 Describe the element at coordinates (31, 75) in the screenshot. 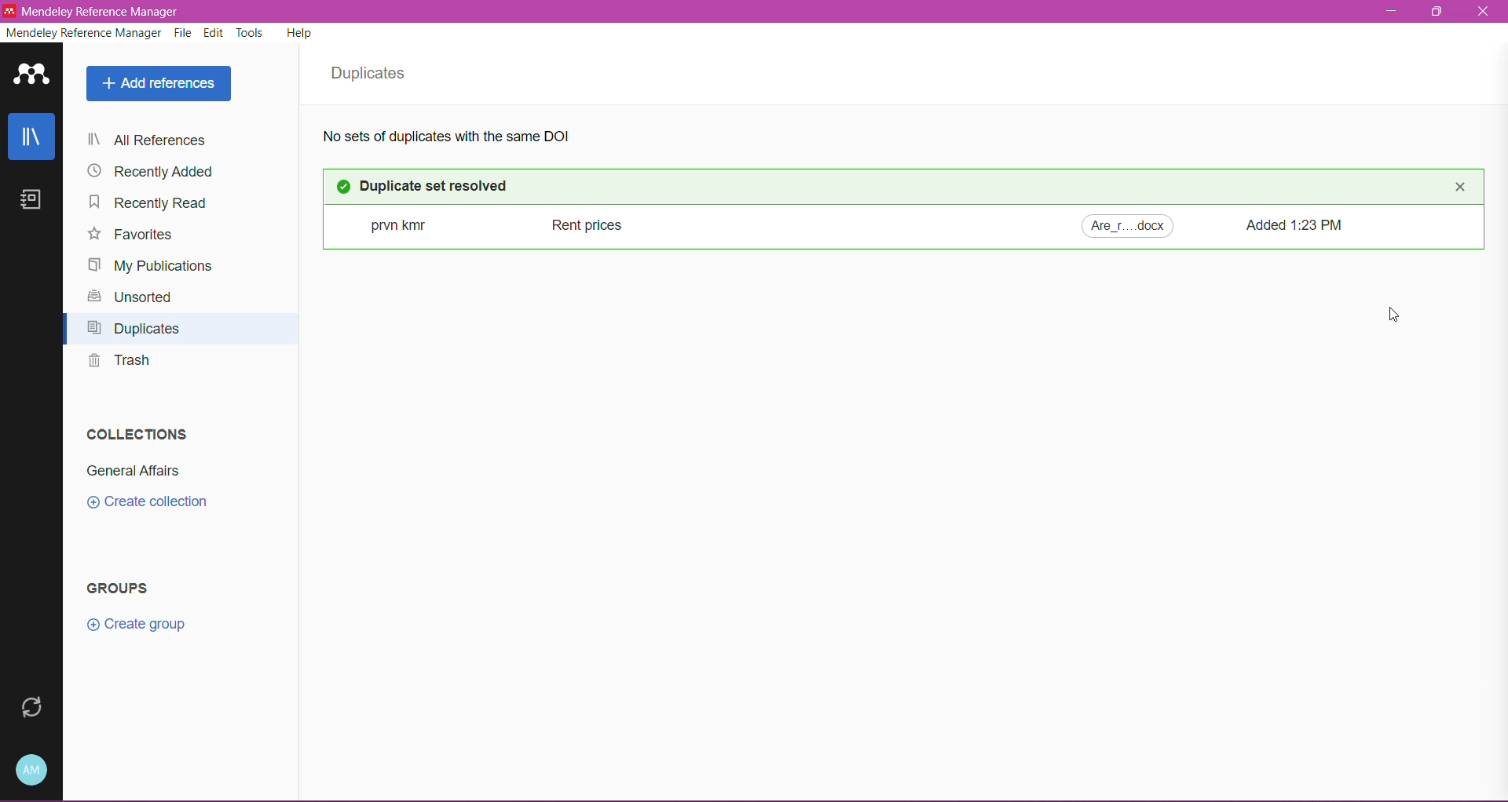

I see `Application Logo` at that location.